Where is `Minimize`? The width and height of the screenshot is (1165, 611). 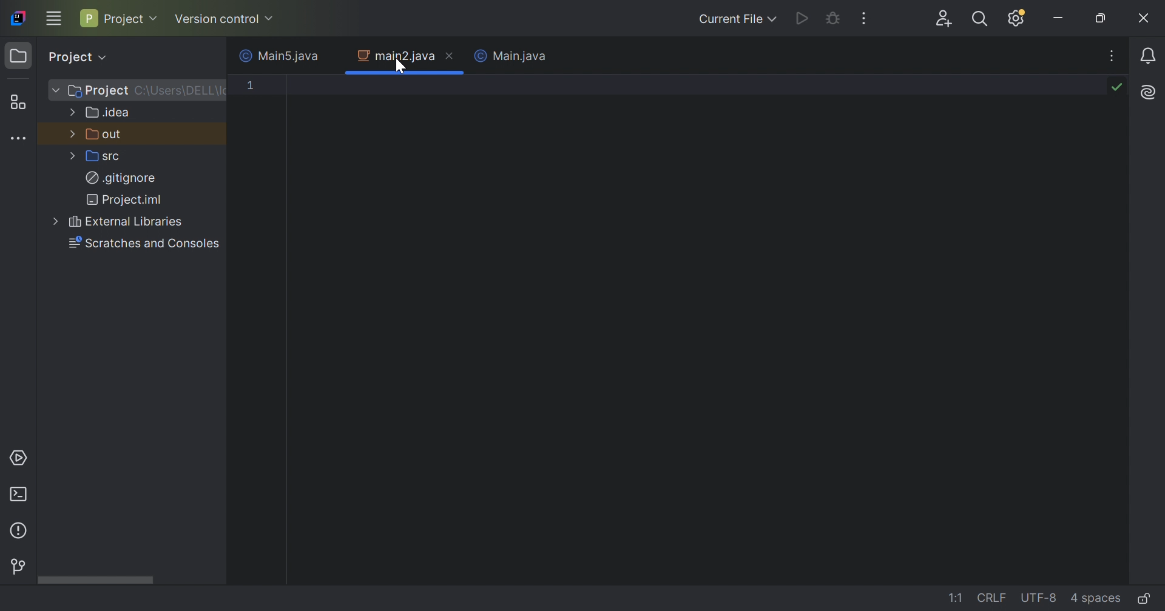 Minimize is located at coordinates (1059, 18).